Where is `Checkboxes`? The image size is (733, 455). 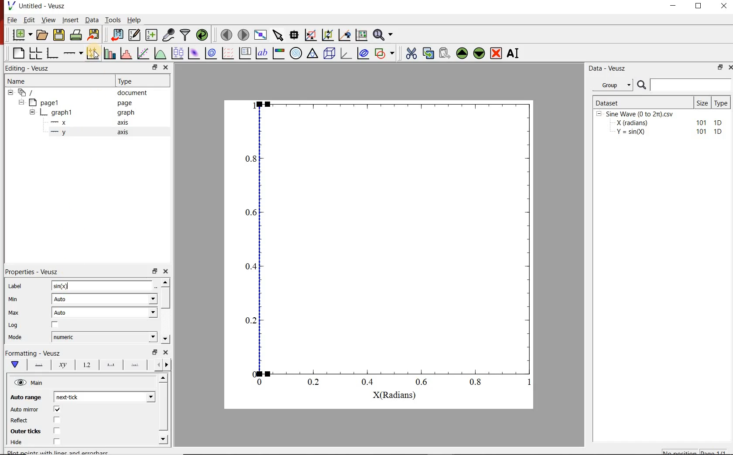 Checkboxes is located at coordinates (55, 426).